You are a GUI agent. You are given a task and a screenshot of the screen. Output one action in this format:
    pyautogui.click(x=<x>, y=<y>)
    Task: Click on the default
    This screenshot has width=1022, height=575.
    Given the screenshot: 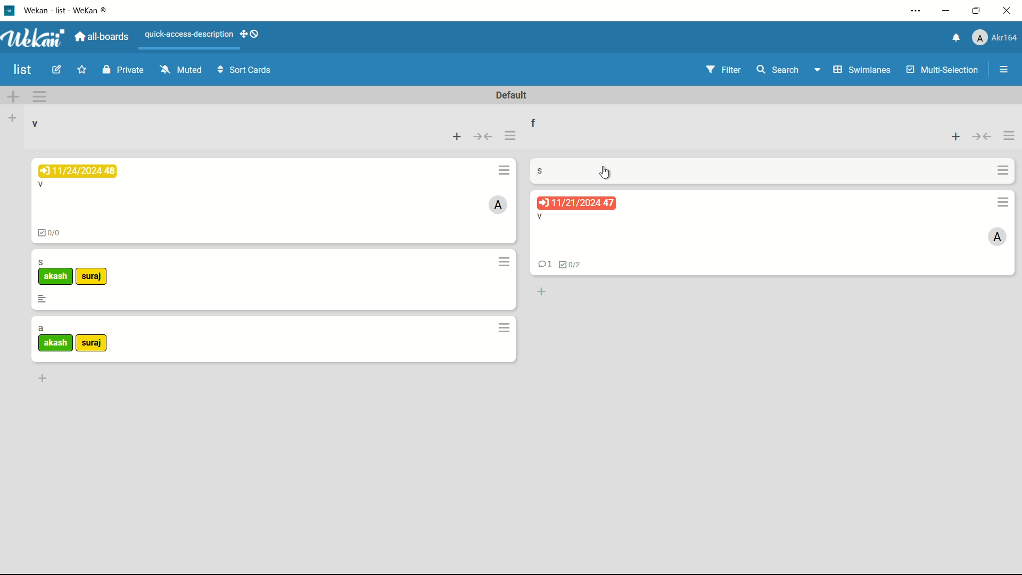 What is the action you would take?
    pyautogui.click(x=513, y=96)
    